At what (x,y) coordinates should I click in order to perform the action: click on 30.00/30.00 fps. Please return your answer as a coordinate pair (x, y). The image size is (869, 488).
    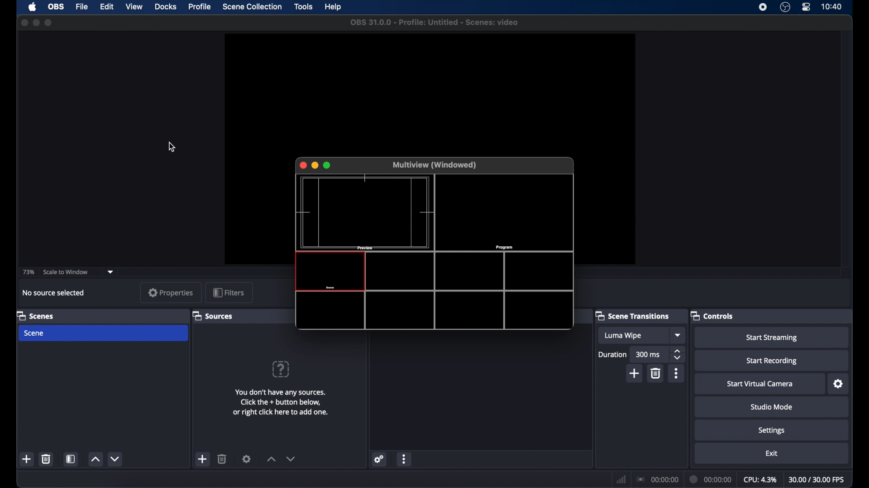
    Looking at the image, I should click on (817, 479).